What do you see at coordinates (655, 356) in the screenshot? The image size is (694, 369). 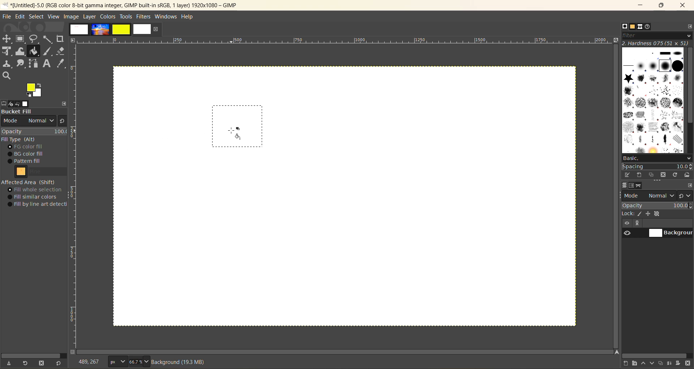 I see `horizontal scroll bar` at bounding box center [655, 356].